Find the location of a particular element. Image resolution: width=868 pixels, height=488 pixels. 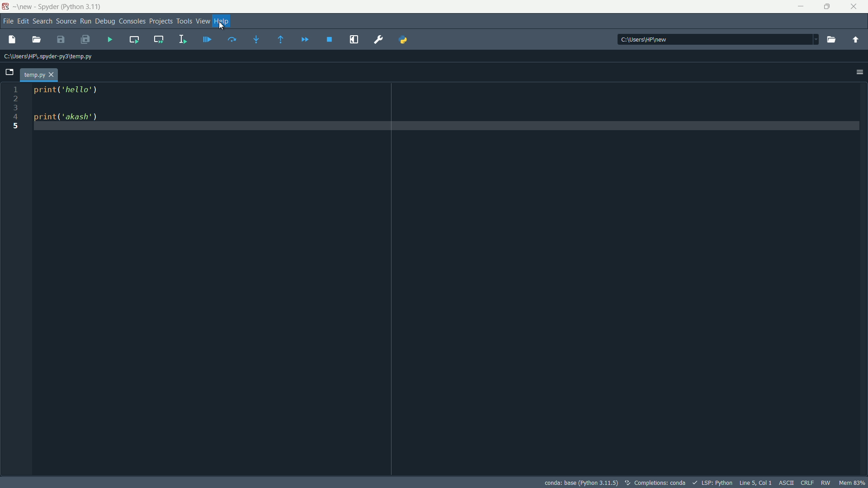

open file is located at coordinates (833, 40).